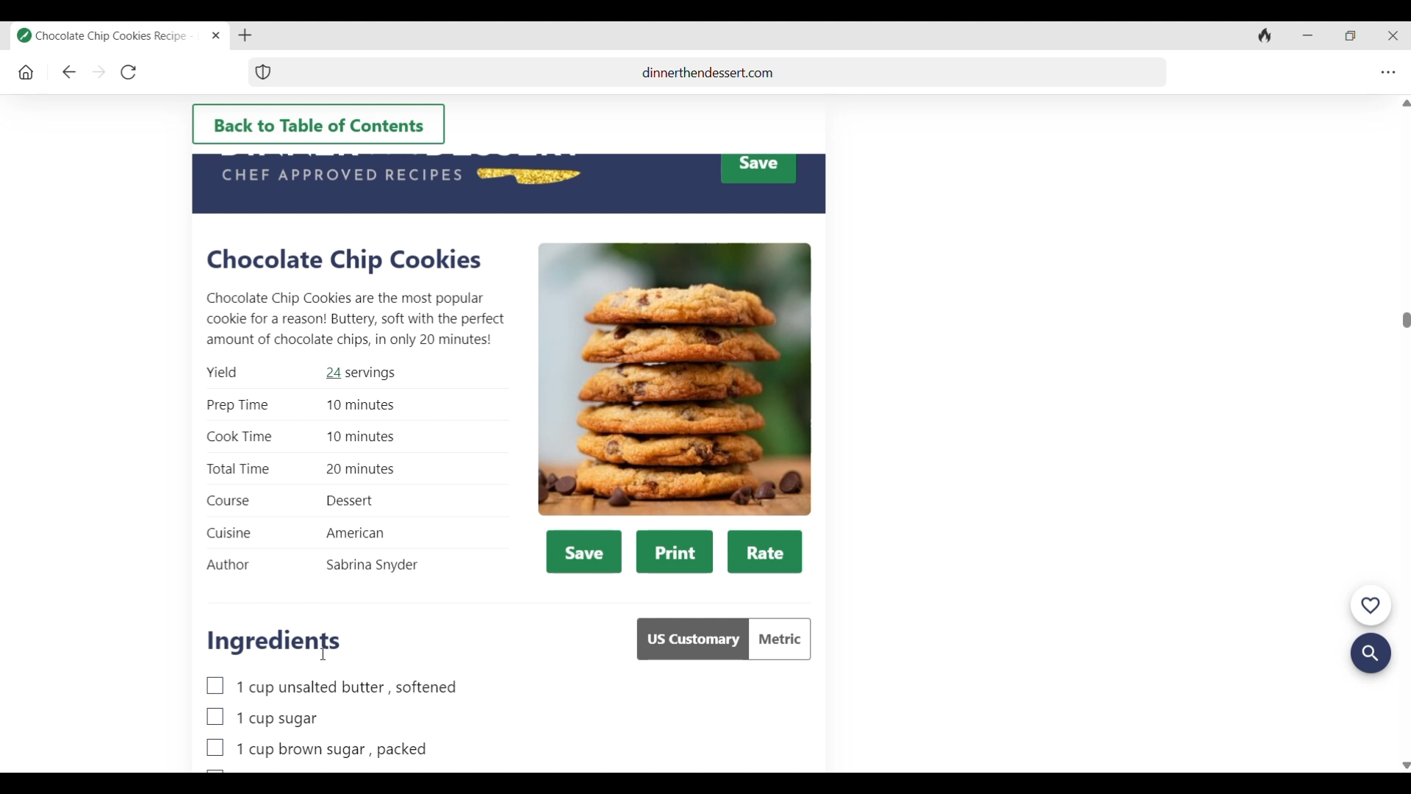 The width and height of the screenshot is (1411, 794). I want to click on Author Sabrina Snyder, so click(312, 566).